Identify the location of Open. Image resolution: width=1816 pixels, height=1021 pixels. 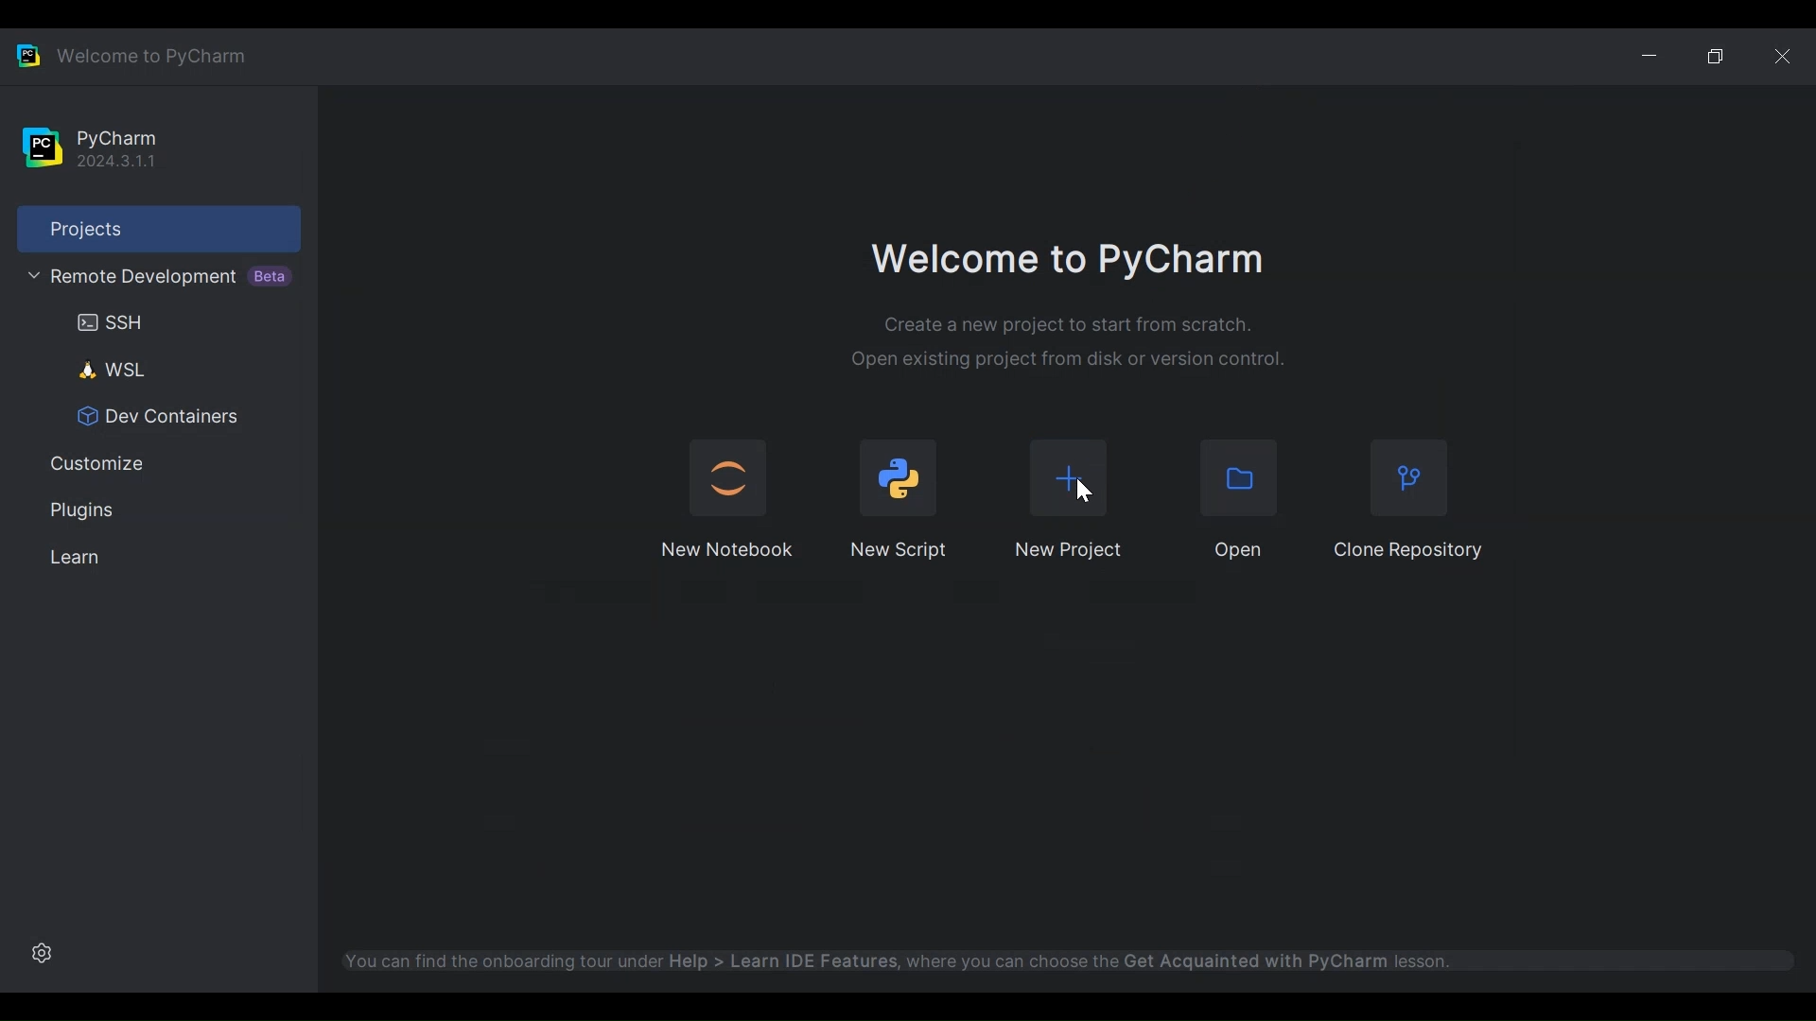
(1241, 551).